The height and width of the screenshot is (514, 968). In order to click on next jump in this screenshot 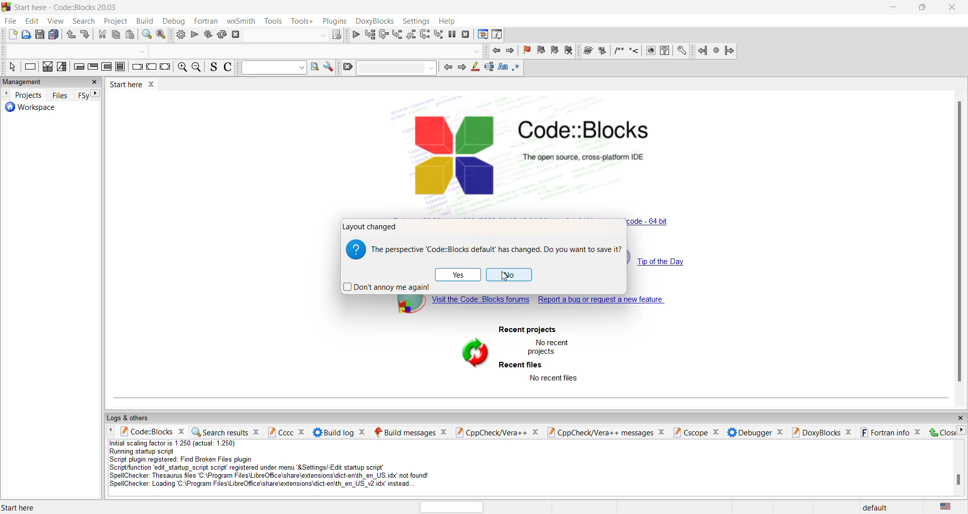, I will do `click(714, 51)`.